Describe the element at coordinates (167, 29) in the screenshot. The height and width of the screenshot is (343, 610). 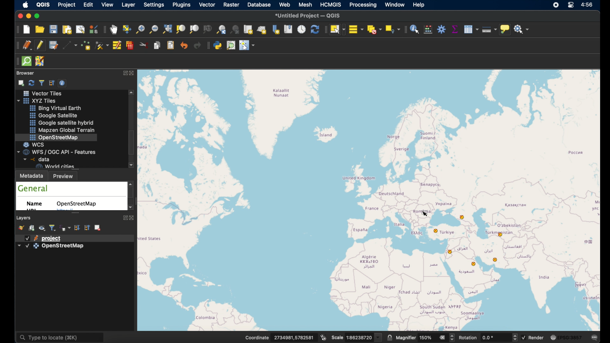
I see `zoom full` at that location.